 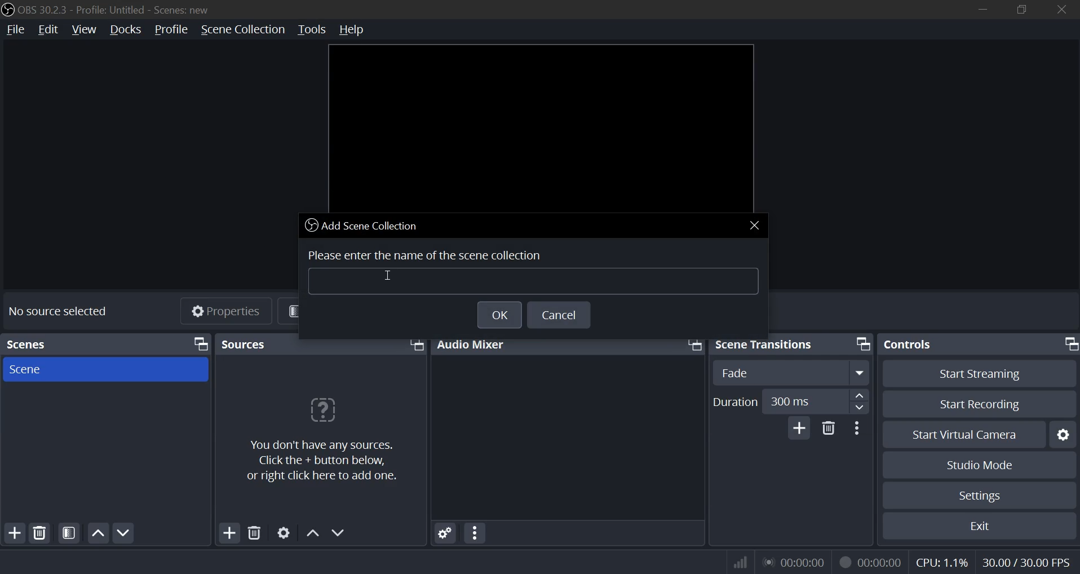 What do you see at coordinates (964, 434) in the screenshot?
I see `start virtual camera` at bounding box center [964, 434].